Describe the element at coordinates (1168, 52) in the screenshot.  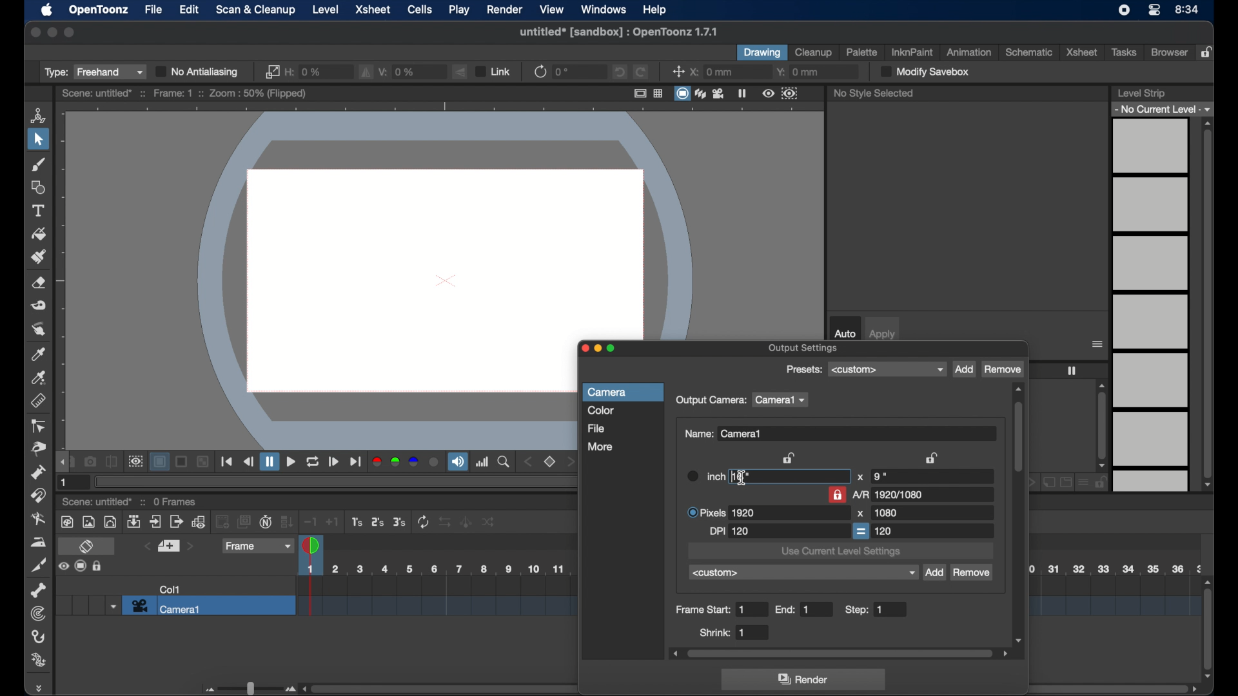
I see `browser` at that location.